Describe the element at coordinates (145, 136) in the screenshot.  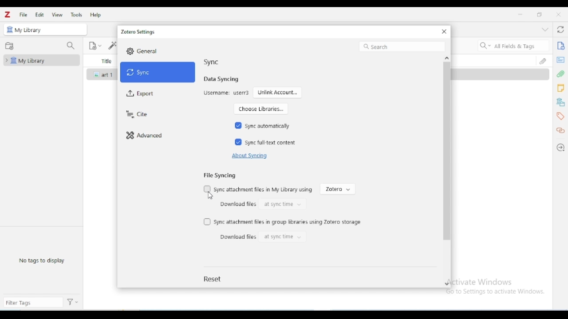
I see `advanced` at that location.